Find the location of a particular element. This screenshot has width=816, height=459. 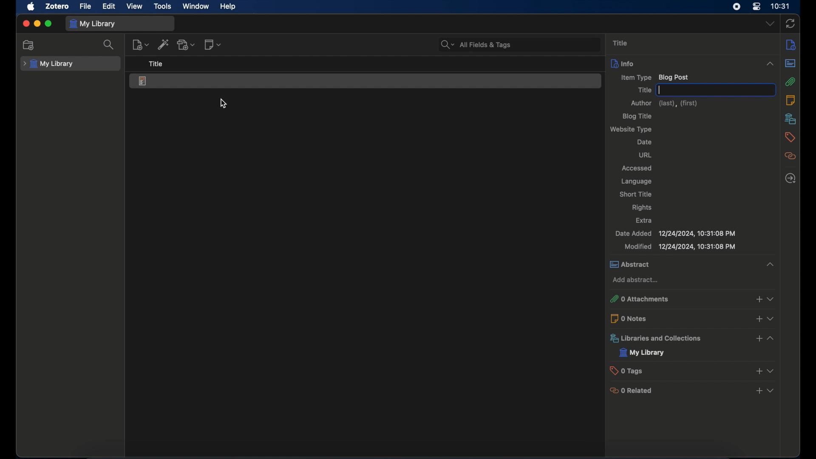

info is located at coordinates (791, 44).